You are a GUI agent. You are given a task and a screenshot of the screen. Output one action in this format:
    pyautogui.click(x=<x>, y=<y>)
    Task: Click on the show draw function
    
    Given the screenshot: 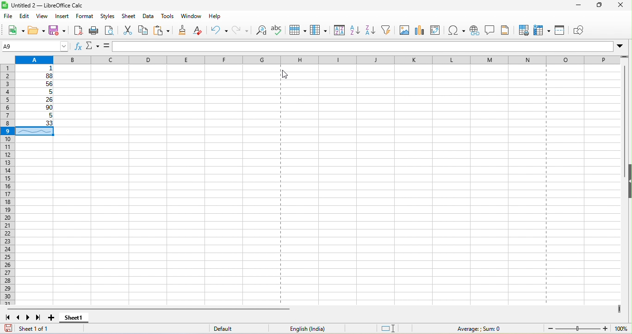 What is the action you would take?
    pyautogui.click(x=581, y=31)
    